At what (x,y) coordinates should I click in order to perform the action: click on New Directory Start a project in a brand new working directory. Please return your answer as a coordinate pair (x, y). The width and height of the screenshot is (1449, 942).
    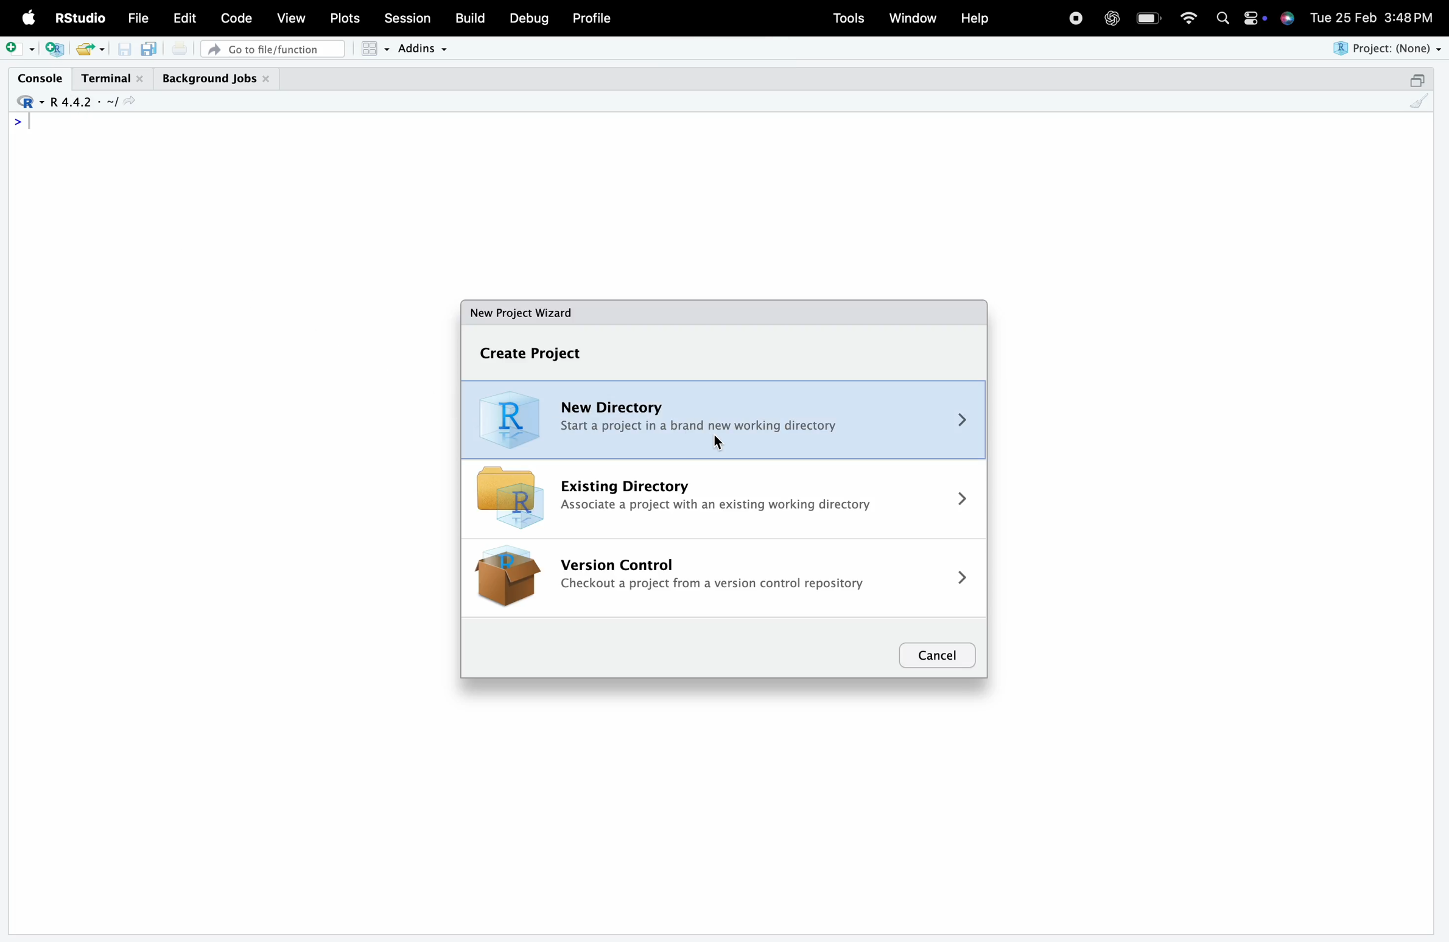
    Looking at the image, I should click on (722, 421).